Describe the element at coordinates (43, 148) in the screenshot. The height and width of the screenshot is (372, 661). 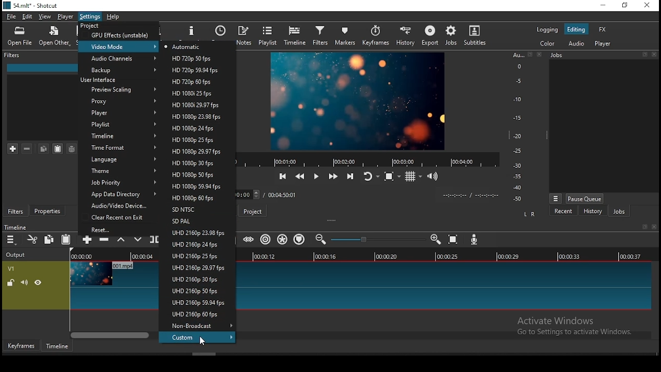
I see `copy` at that location.